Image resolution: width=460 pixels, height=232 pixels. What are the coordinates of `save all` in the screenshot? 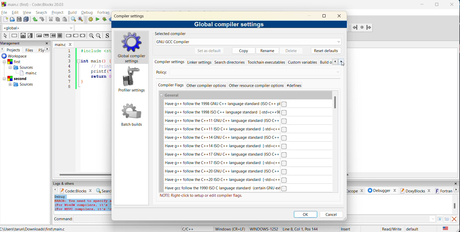 It's located at (27, 20).